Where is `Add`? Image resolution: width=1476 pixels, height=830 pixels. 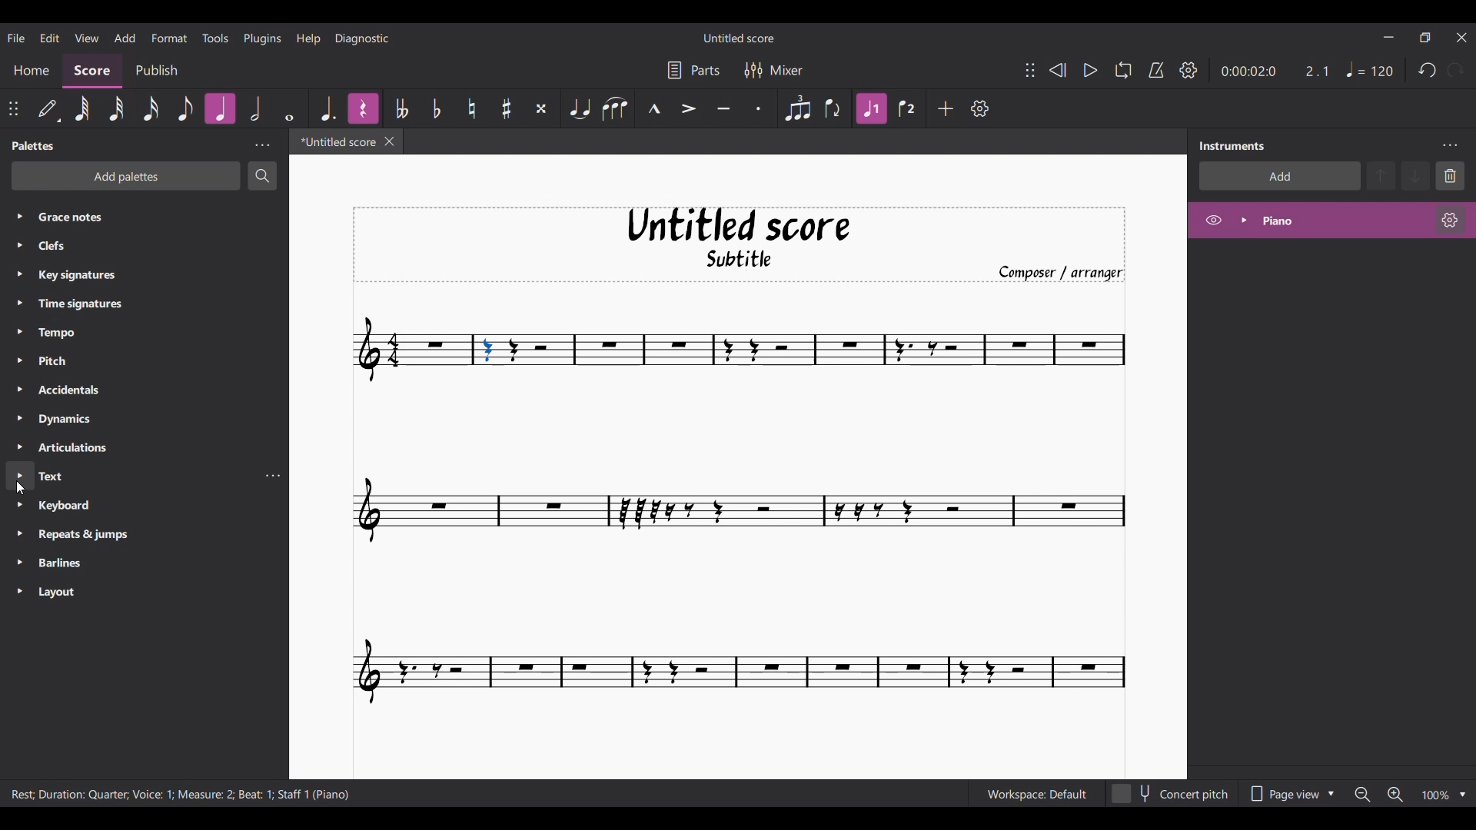
Add is located at coordinates (946, 108).